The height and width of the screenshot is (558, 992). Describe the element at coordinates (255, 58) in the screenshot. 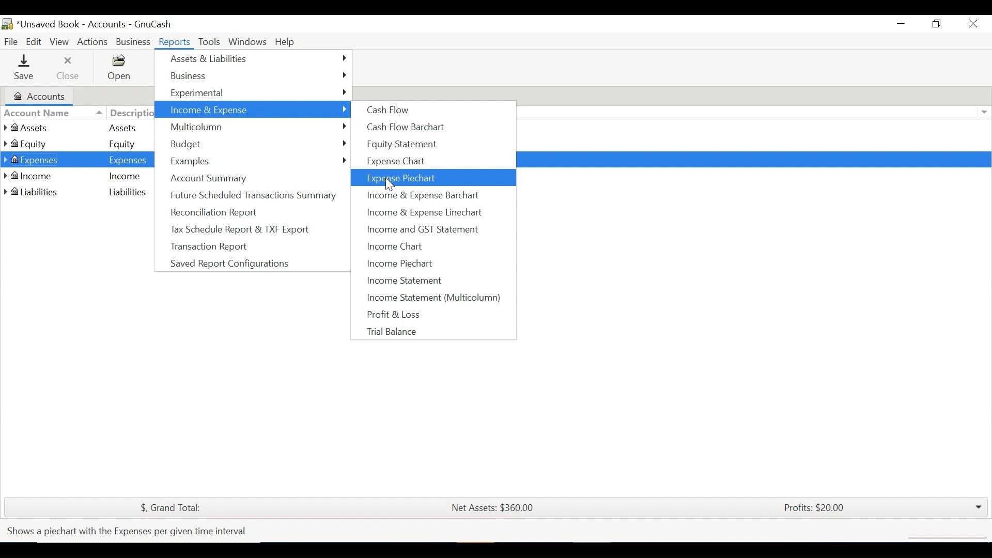

I see `Assets & Liabilities` at that location.